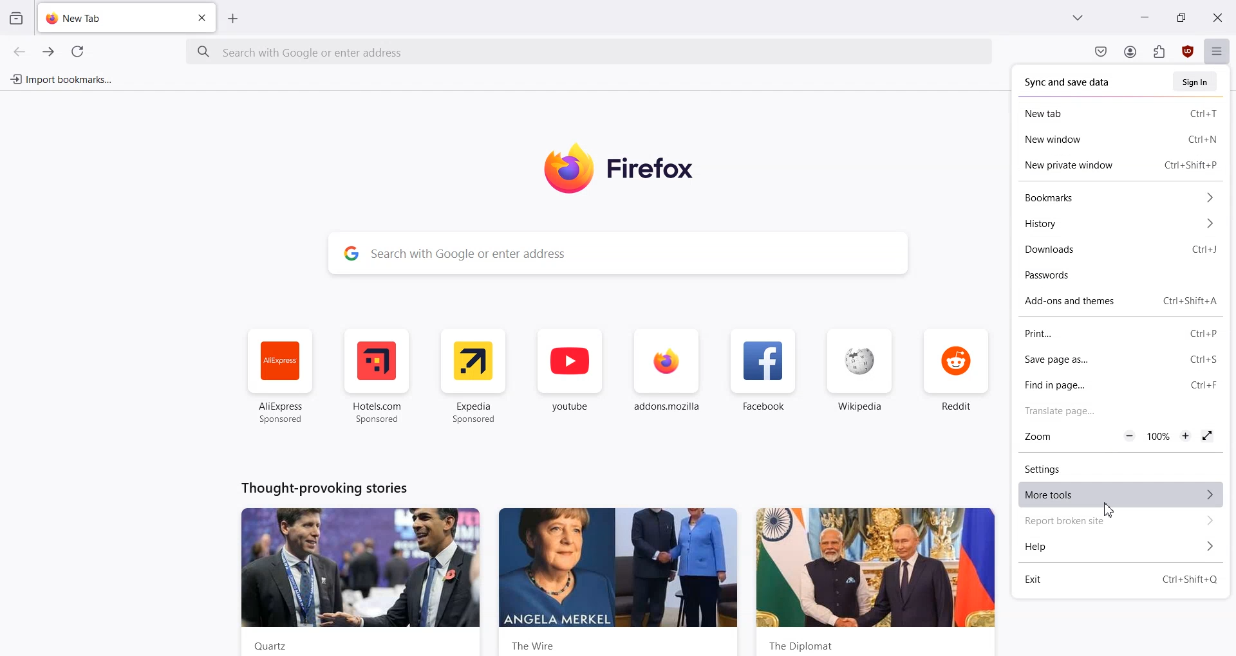  Describe the element at coordinates (1089, 251) in the screenshot. I see `Downloads` at that location.